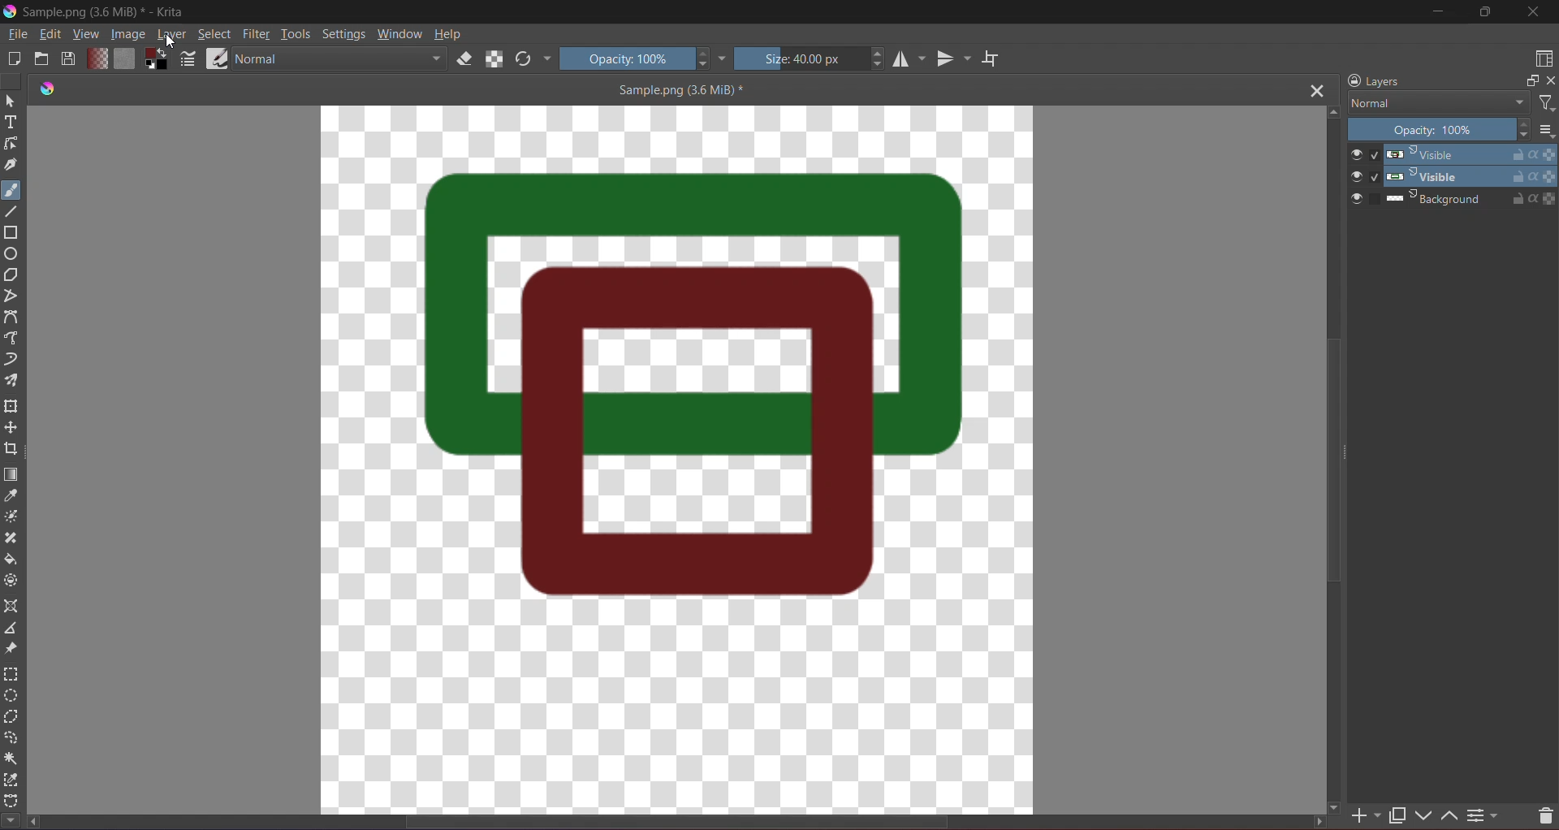 Image resolution: width=1559 pixels, height=830 pixels. I want to click on Colorize Mask, so click(15, 517).